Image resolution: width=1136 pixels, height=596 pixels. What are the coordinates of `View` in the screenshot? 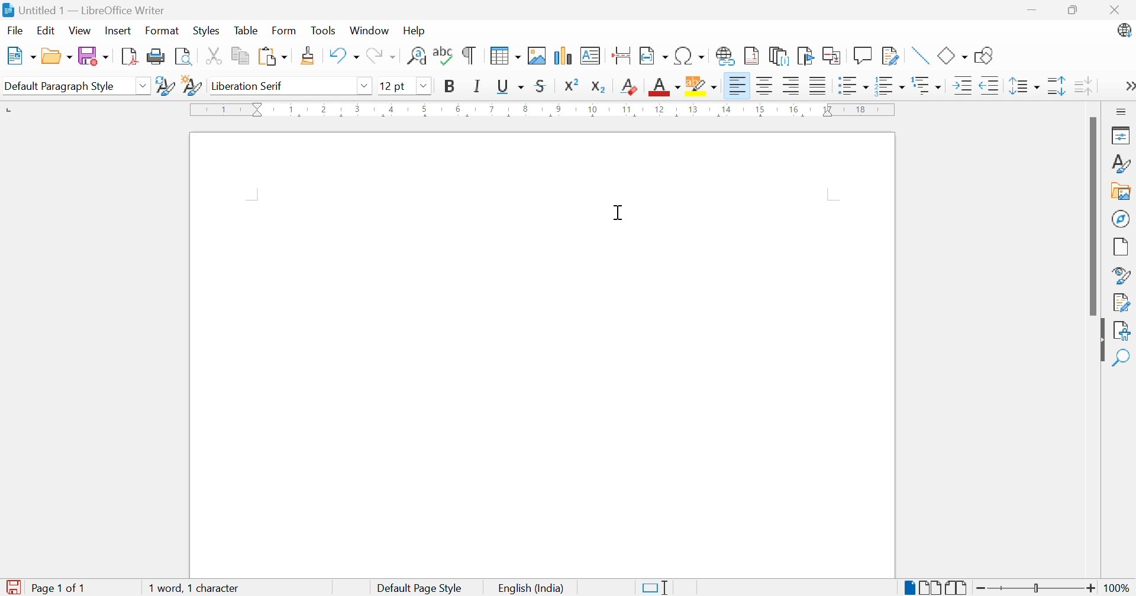 It's located at (80, 30).